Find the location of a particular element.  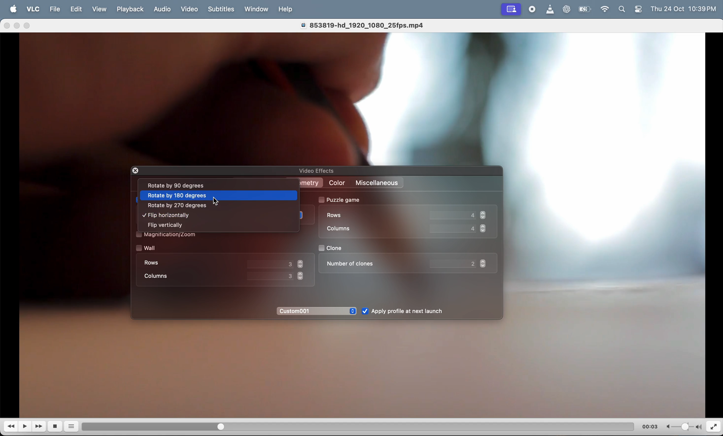

battery is located at coordinates (585, 10).